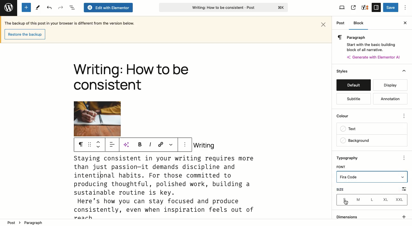  What do you see at coordinates (108, 8) in the screenshot?
I see `Edit with elementor` at bounding box center [108, 8].